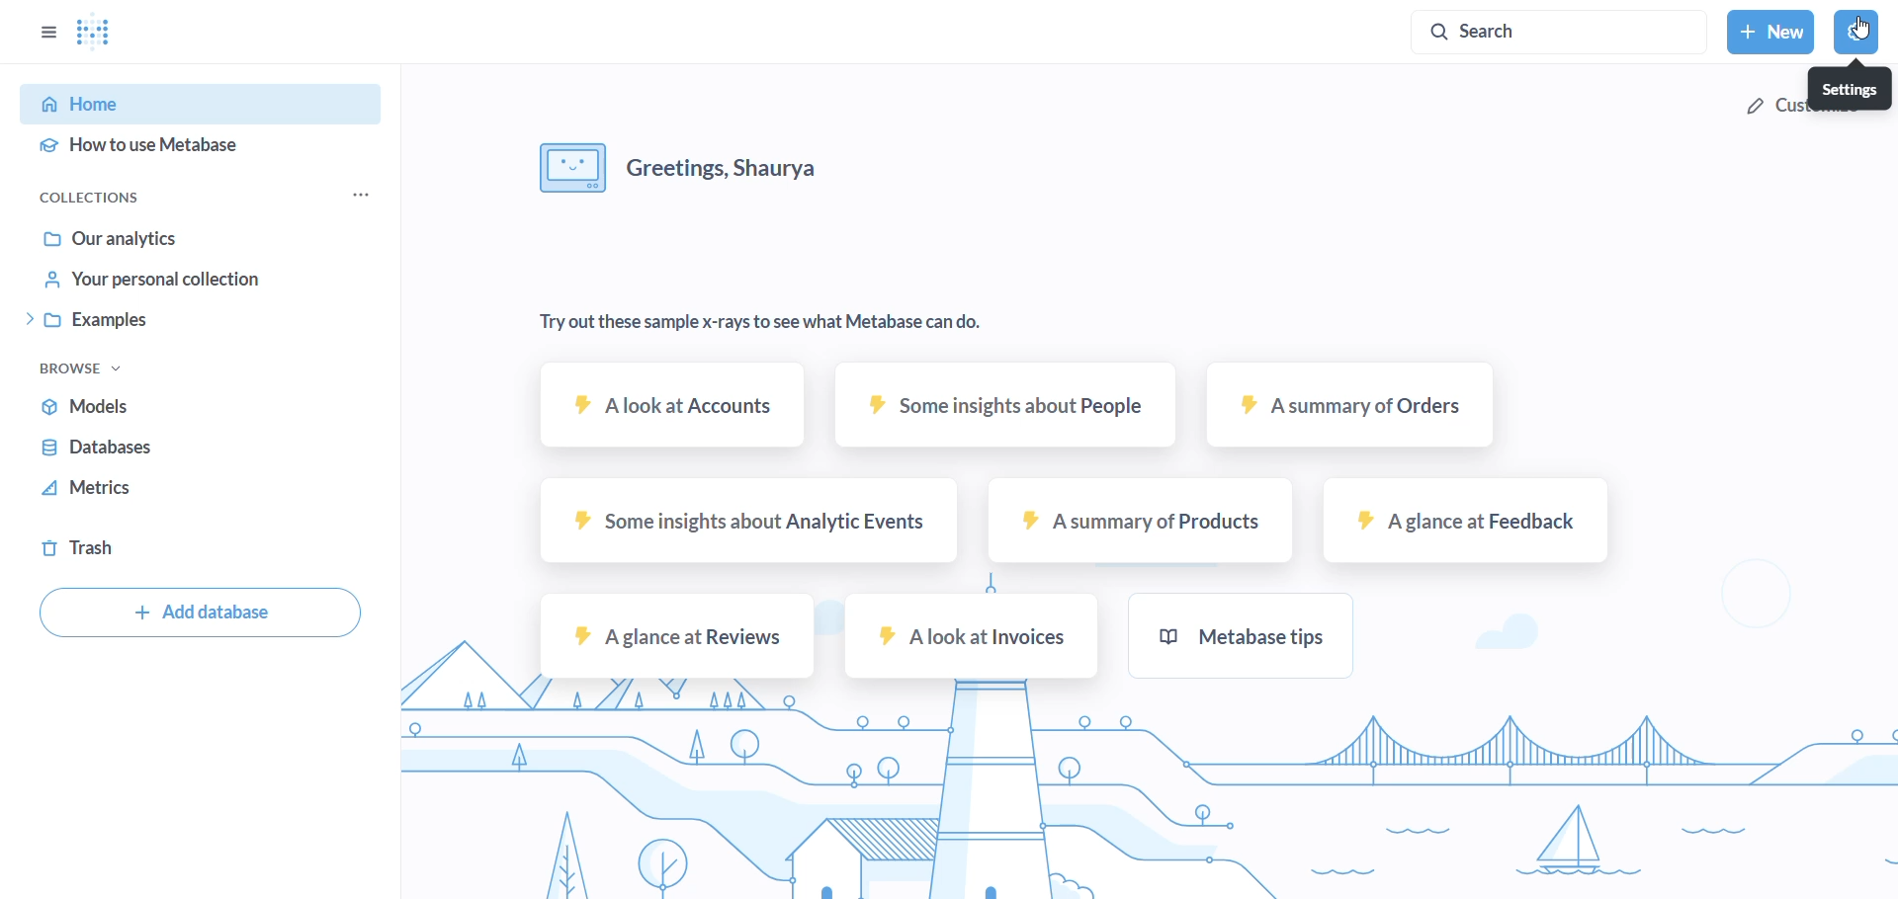 This screenshot has height=899, width=1898. Describe the element at coordinates (571, 168) in the screenshot. I see `icon` at that location.